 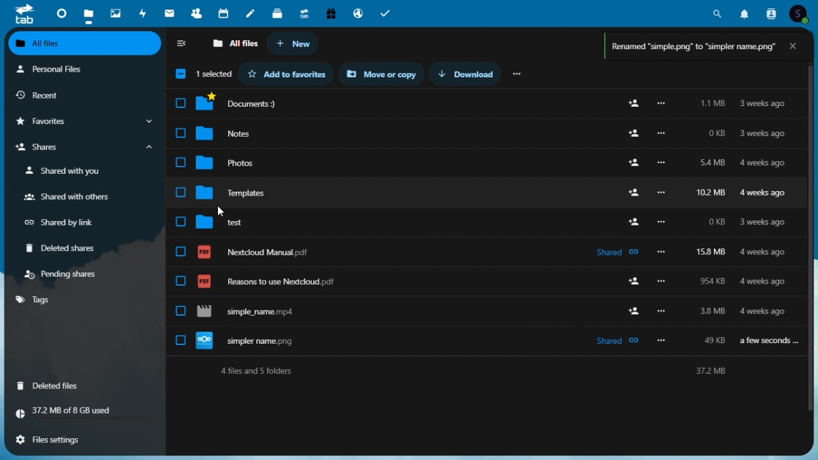 What do you see at coordinates (201, 75) in the screenshot?
I see `1 selected` at bounding box center [201, 75].